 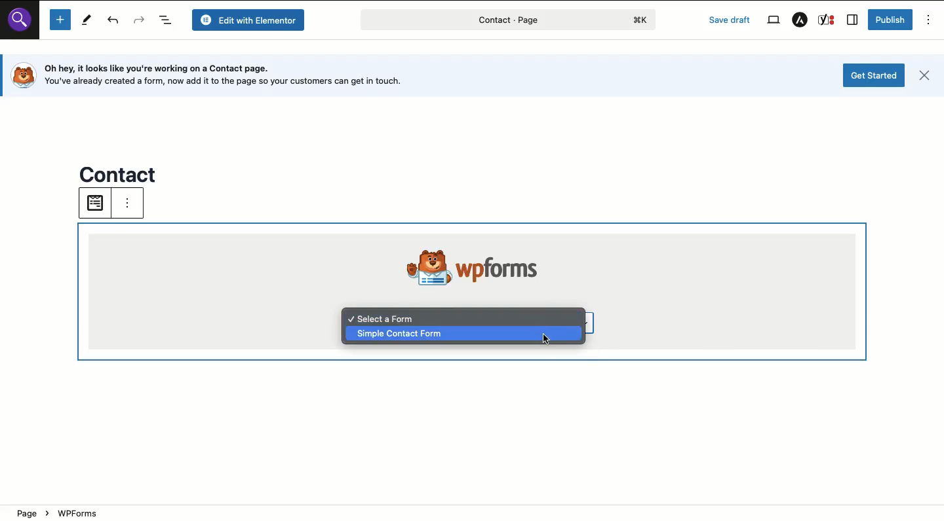 I want to click on cursor, so click(x=548, y=342).